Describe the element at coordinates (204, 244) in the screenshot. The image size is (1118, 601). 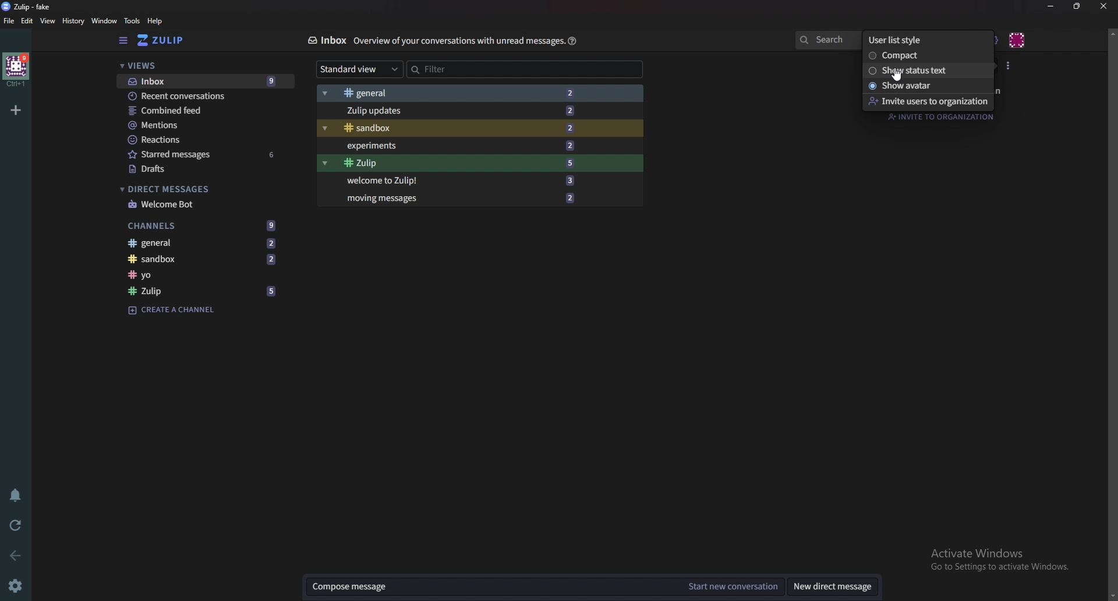
I see `General` at that location.